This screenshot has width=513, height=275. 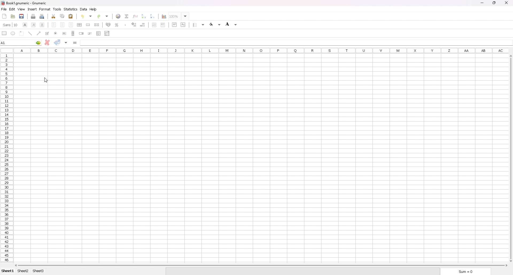 What do you see at coordinates (127, 16) in the screenshot?
I see `summation` at bounding box center [127, 16].